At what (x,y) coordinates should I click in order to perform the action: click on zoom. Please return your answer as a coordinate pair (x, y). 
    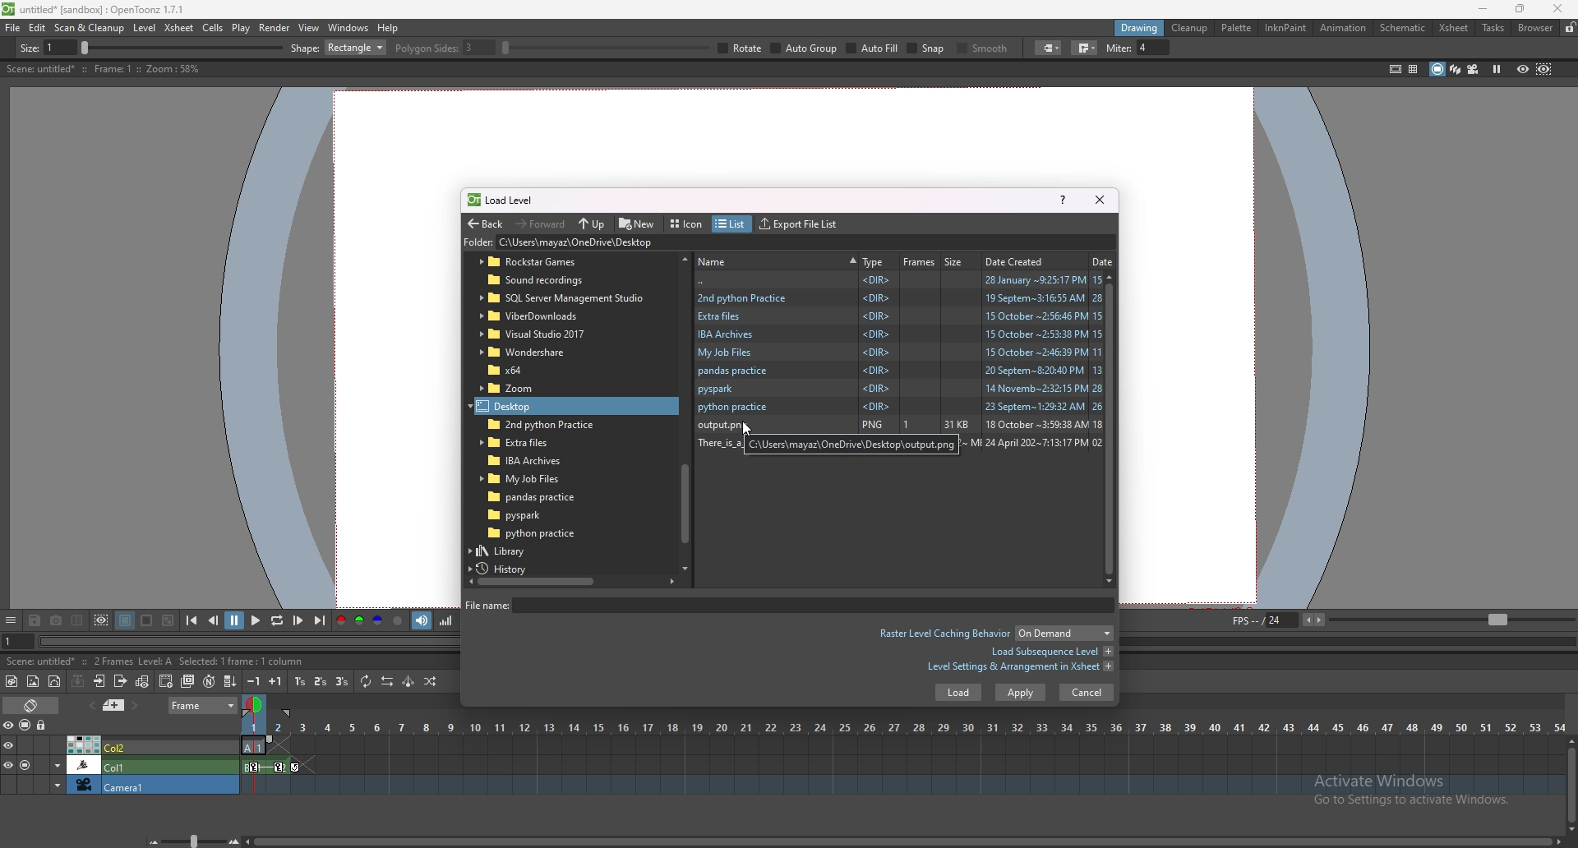
    Looking at the image, I should click on (190, 841).